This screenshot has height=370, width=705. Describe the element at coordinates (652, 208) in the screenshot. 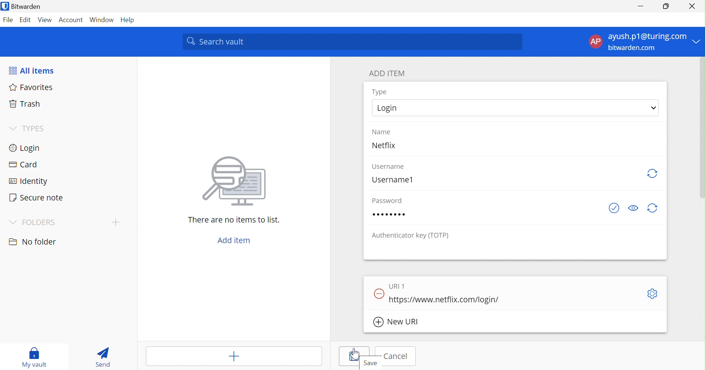

I see `Generate password` at that location.